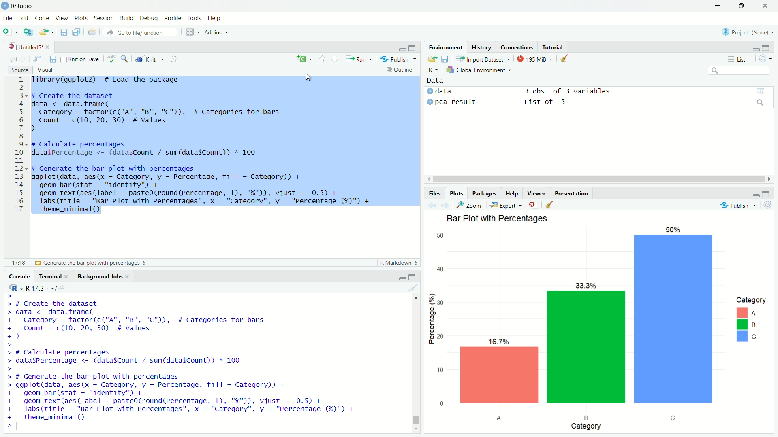 This screenshot has width=778, height=437. What do you see at coordinates (53, 276) in the screenshot?
I see `terminal` at bounding box center [53, 276].